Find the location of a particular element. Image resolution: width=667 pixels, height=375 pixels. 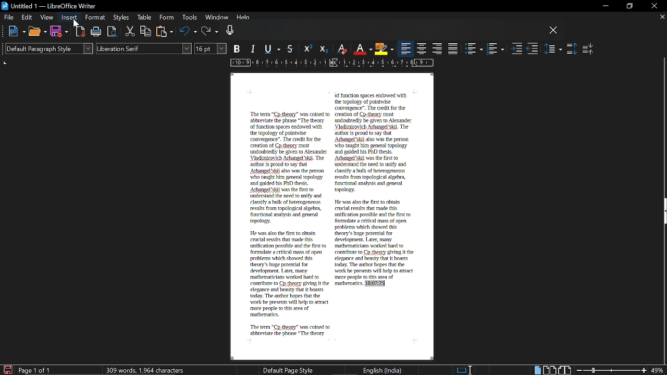

Copy is located at coordinates (146, 31).